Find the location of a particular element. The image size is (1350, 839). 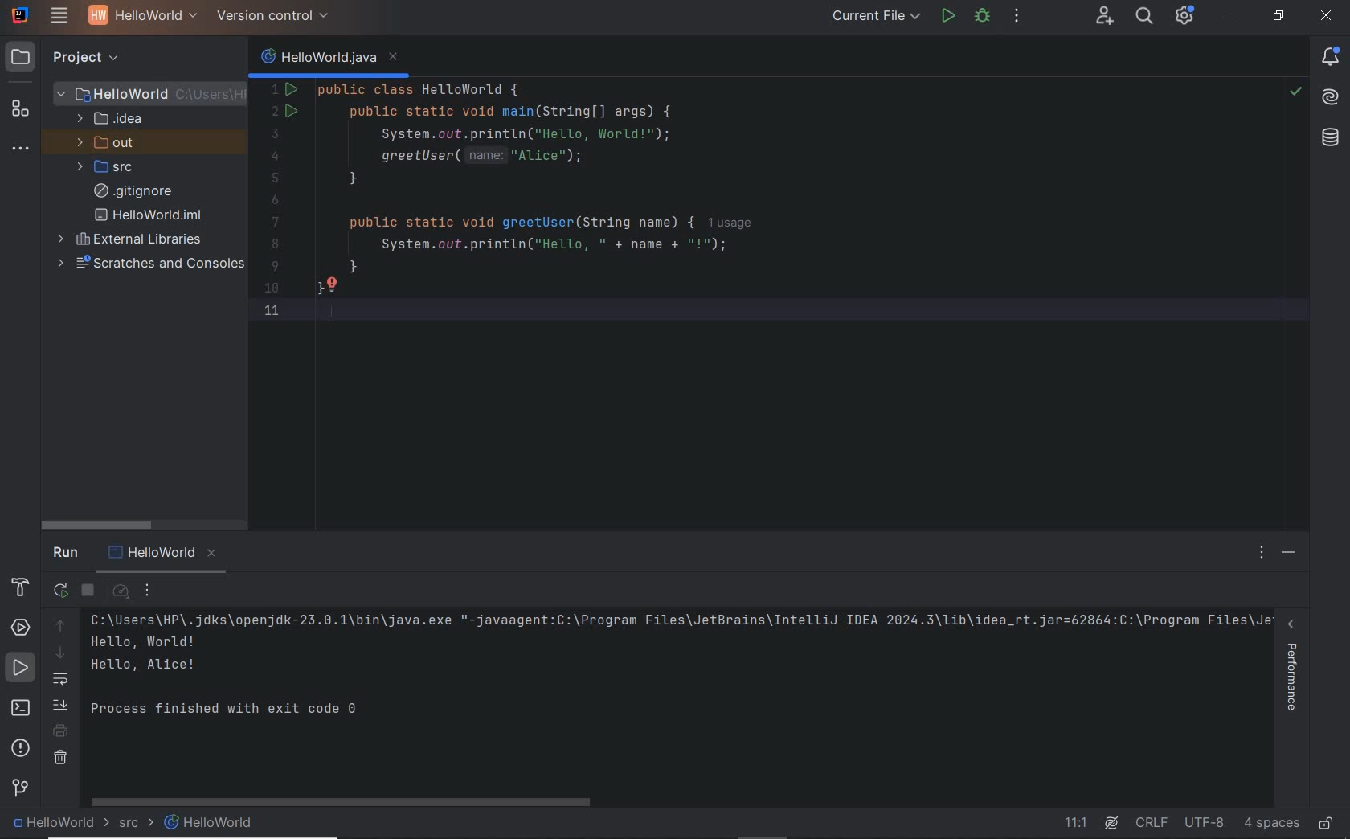

profile the process is located at coordinates (122, 595).